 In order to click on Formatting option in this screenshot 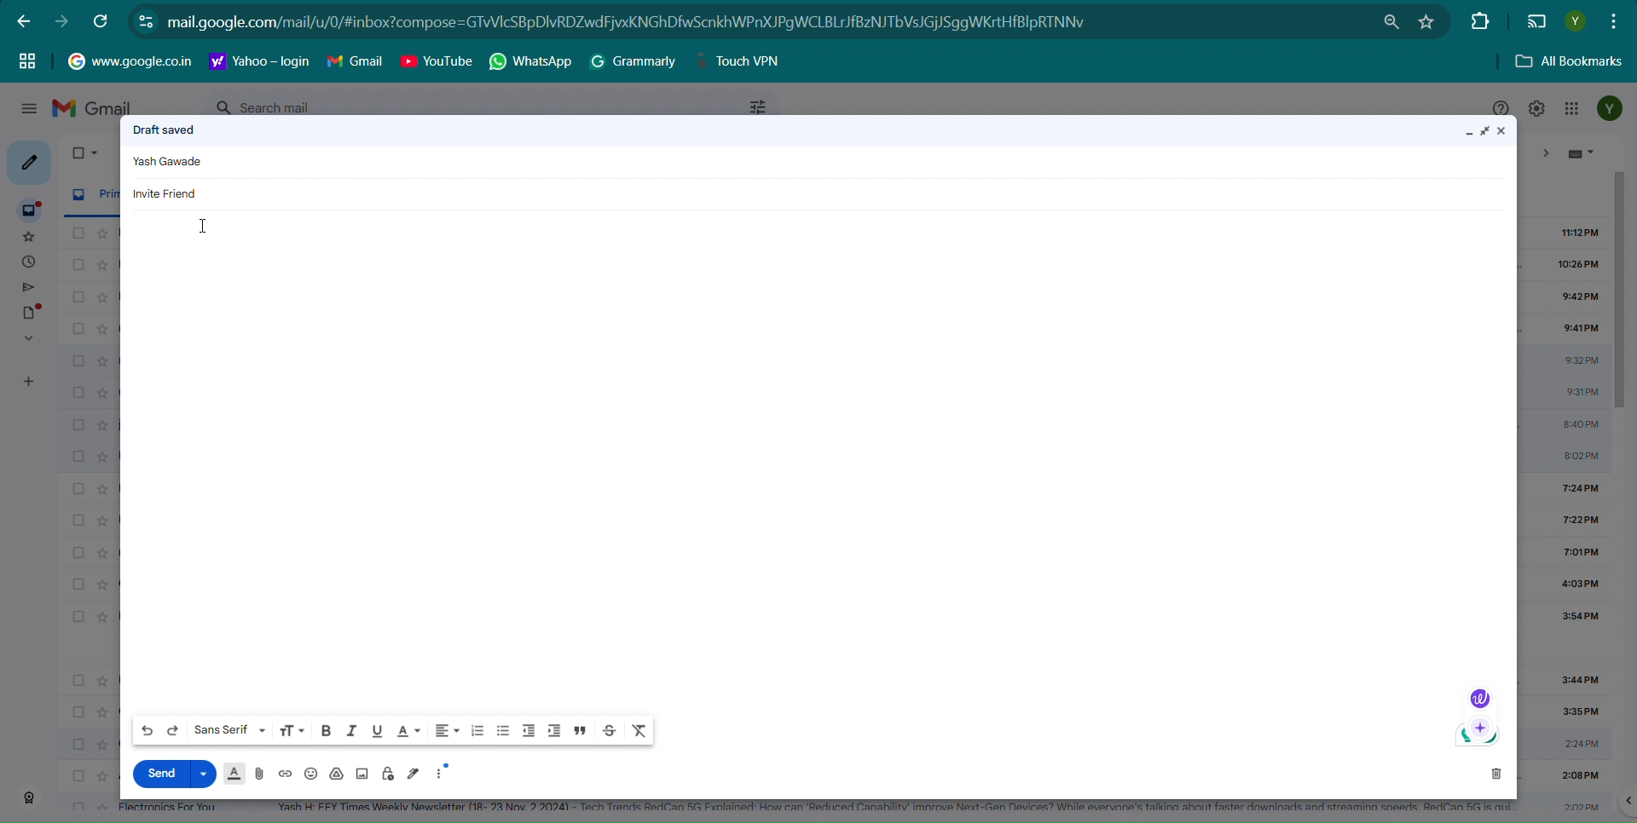, I will do `click(234, 774)`.